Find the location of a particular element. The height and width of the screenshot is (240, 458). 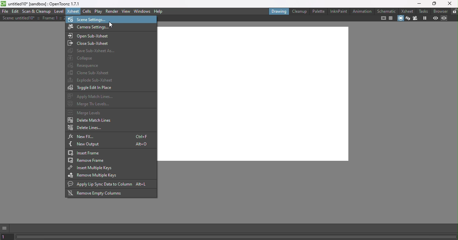

Xsheet is located at coordinates (72, 11).